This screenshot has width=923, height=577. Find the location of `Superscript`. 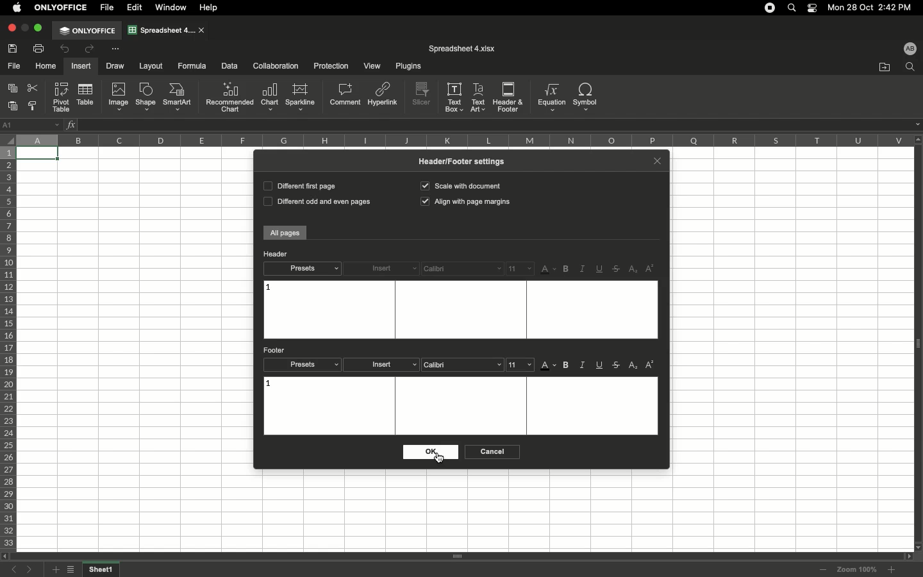

Superscript is located at coordinates (650, 269).